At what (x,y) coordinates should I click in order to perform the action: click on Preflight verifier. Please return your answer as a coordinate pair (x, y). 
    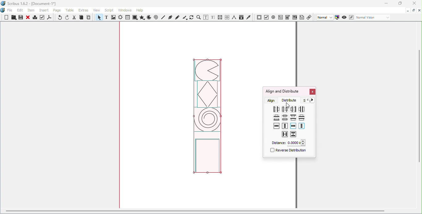
    Looking at the image, I should click on (42, 18).